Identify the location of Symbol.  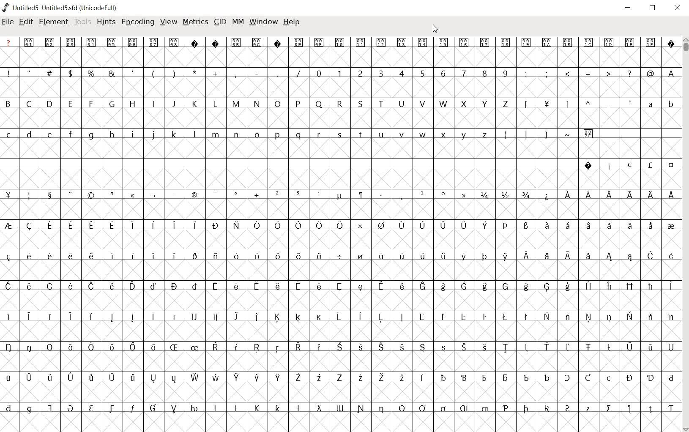
(651, 43).